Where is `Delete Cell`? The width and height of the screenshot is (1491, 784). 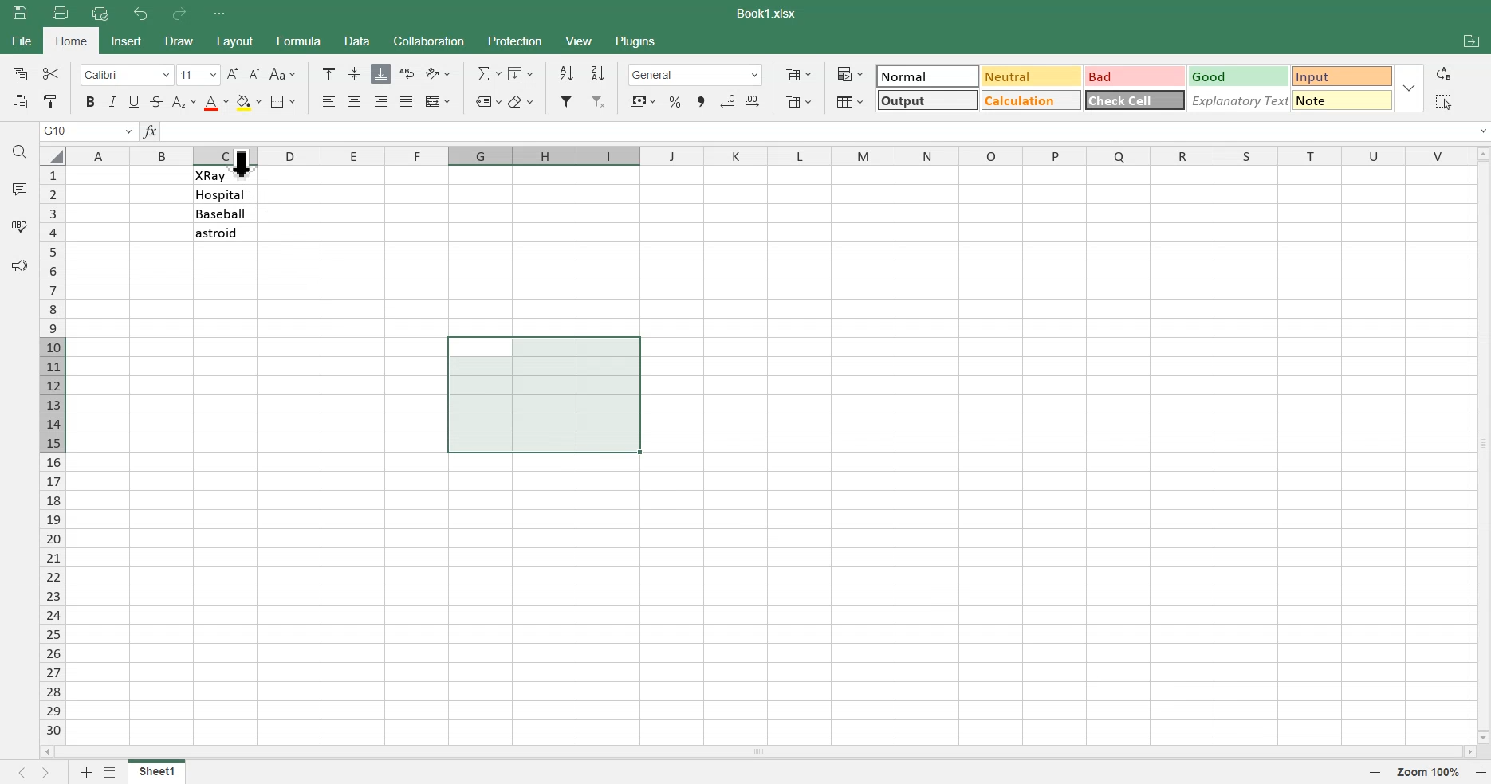 Delete Cell is located at coordinates (798, 101).